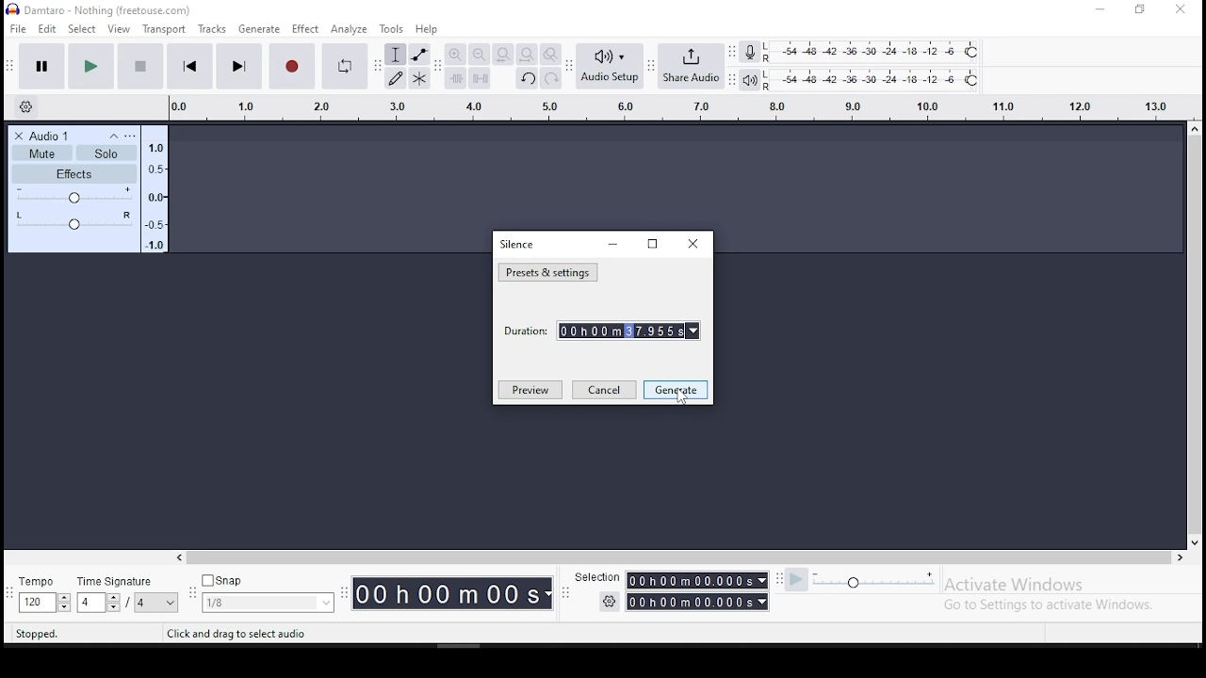  What do you see at coordinates (614, 245) in the screenshot?
I see `minimize` at bounding box center [614, 245].